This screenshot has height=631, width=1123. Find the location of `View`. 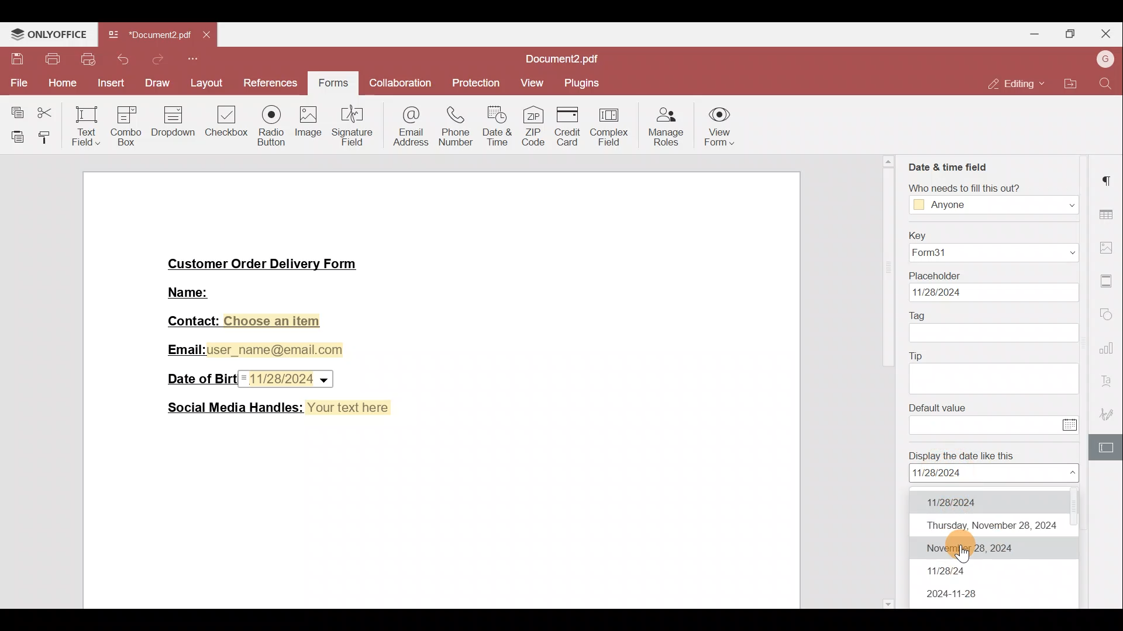

View is located at coordinates (536, 81).